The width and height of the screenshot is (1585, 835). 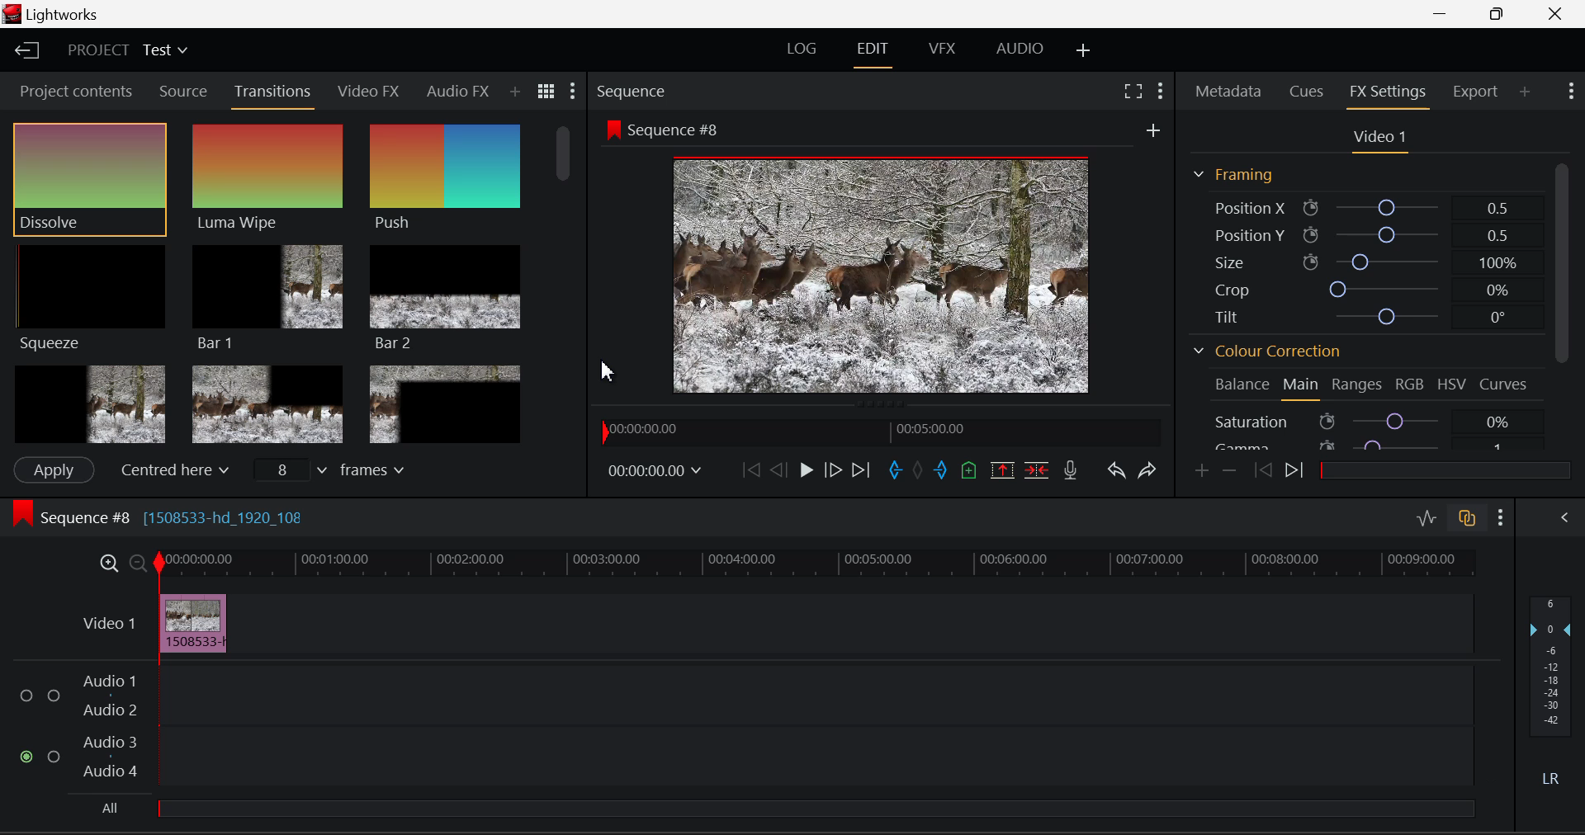 I want to click on LOG Layout, so click(x=806, y=49).